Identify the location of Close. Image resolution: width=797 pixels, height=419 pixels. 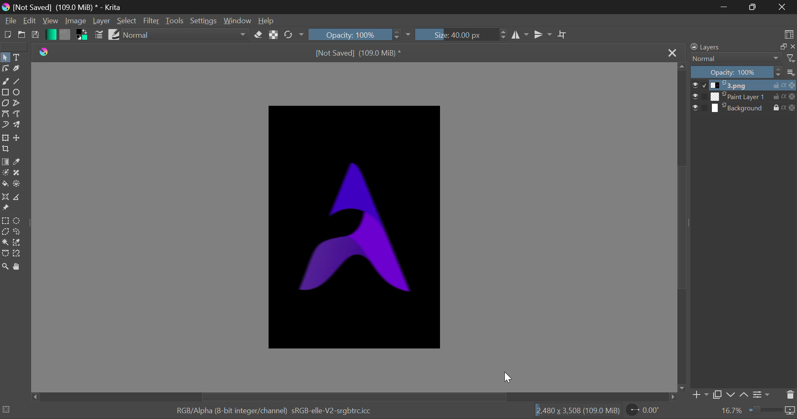
(782, 7).